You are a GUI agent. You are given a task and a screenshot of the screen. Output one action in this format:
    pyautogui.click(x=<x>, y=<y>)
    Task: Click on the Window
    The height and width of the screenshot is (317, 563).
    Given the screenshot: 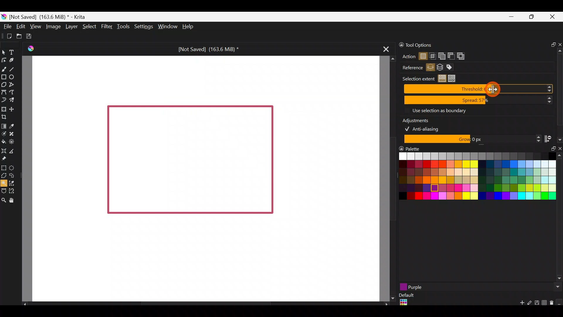 What is the action you would take?
    pyautogui.click(x=167, y=26)
    